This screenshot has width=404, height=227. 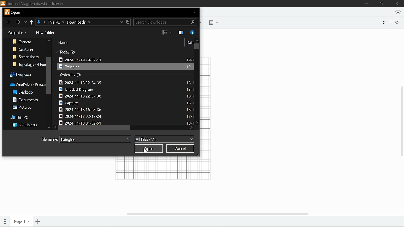 What do you see at coordinates (158, 169) in the screenshot?
I see `Grid lines` at bounding box center [158, 169].